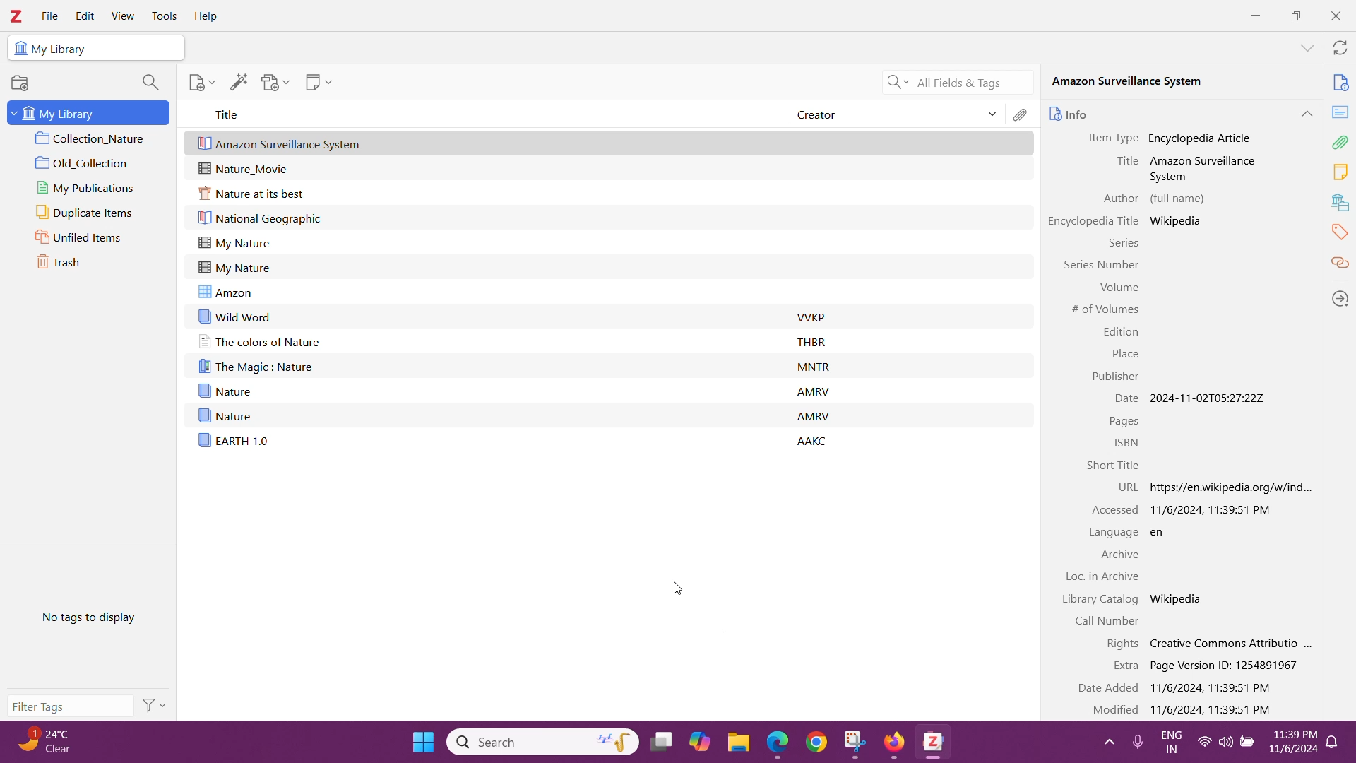  I want to click on Weather, so click(49, 742).